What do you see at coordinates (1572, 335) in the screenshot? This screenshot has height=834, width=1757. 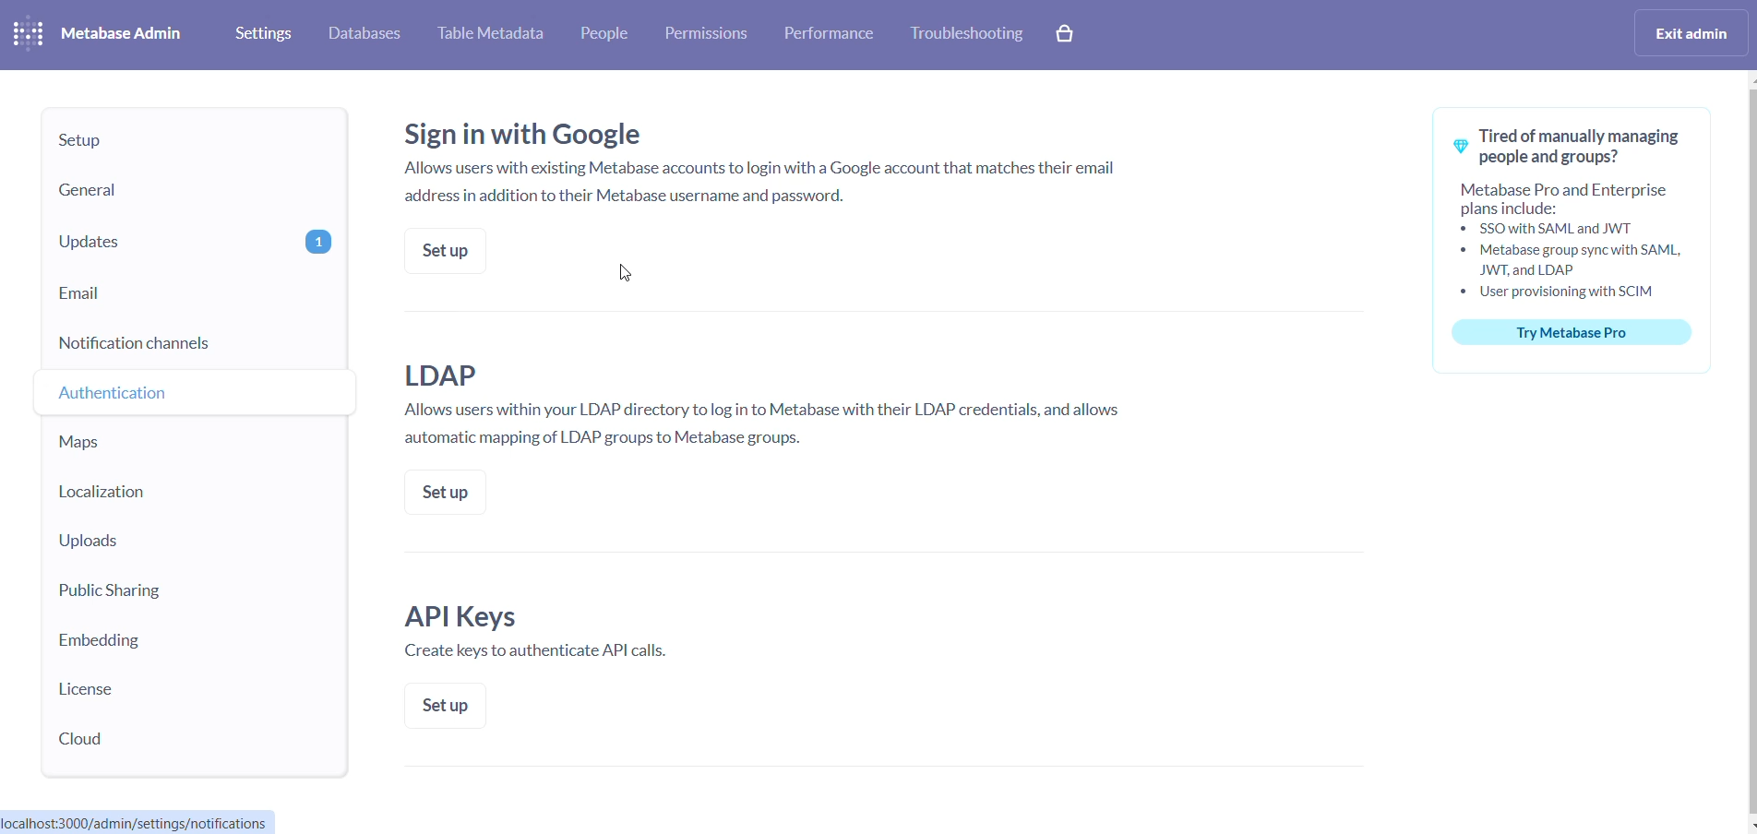 I see `TRY METABASE PRO` at bounding box center [1572, 335].